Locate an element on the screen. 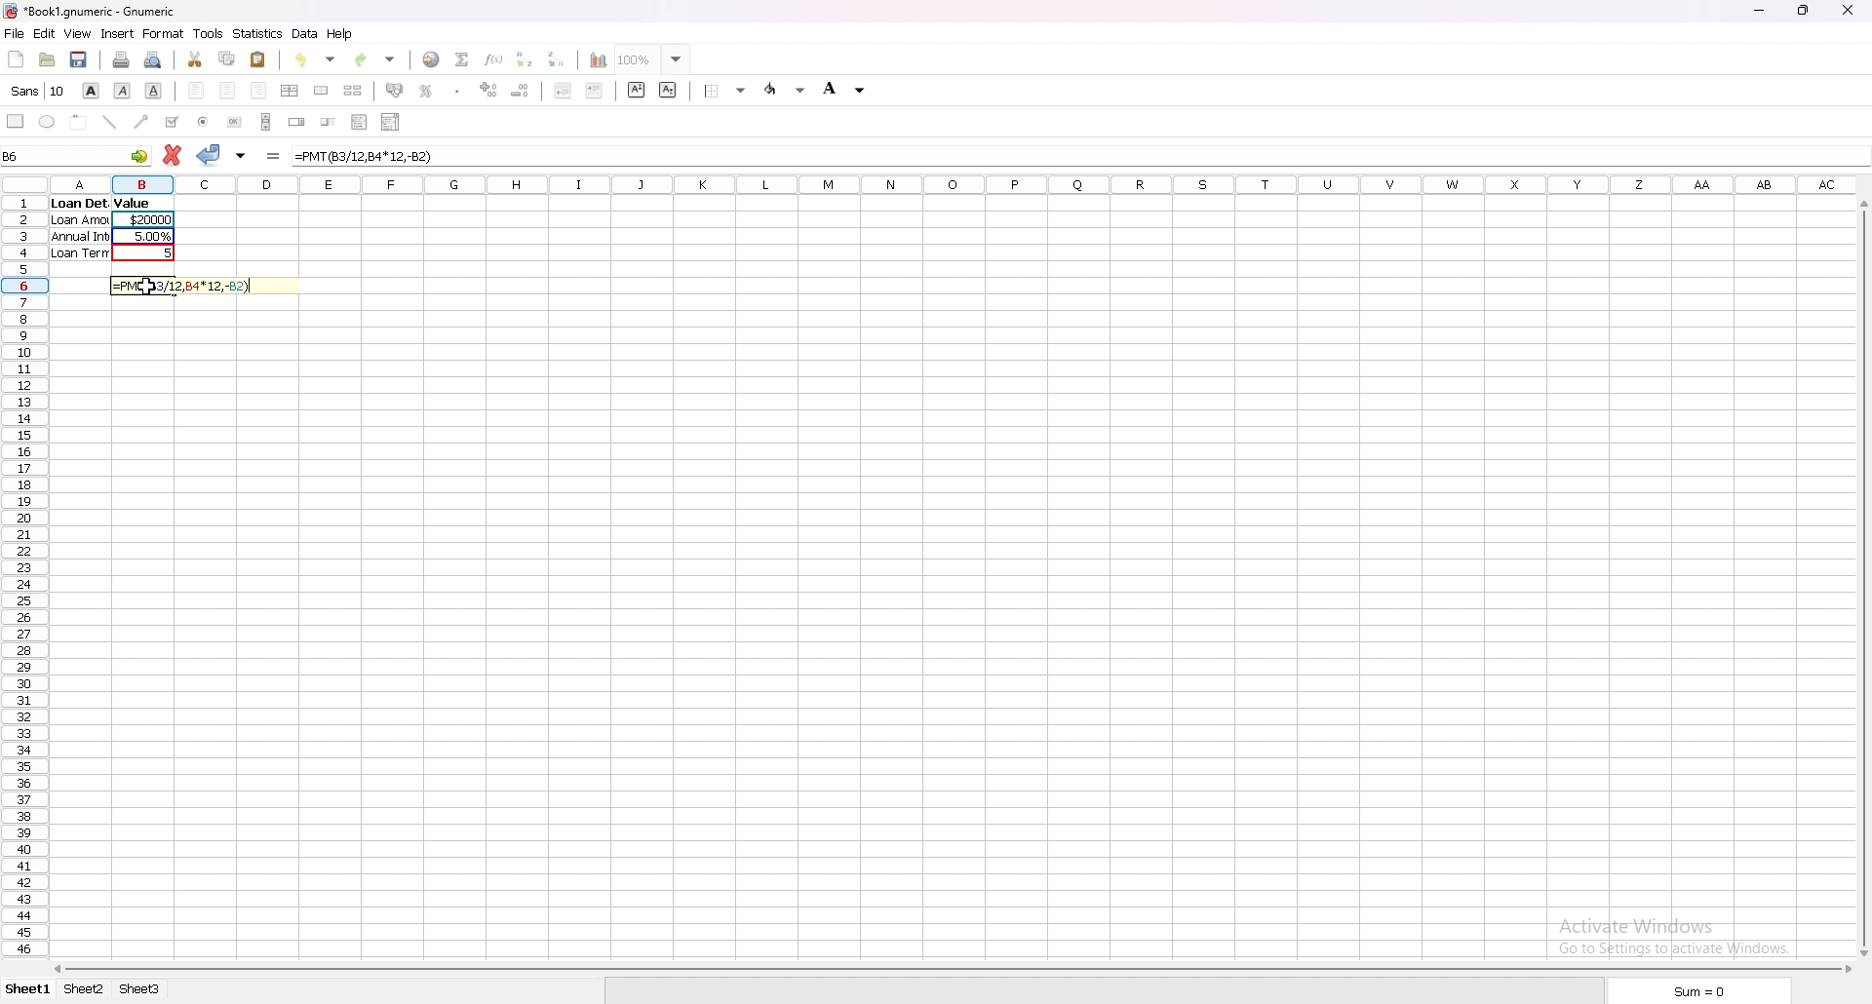  radio button is located at coordinates (204, 122).